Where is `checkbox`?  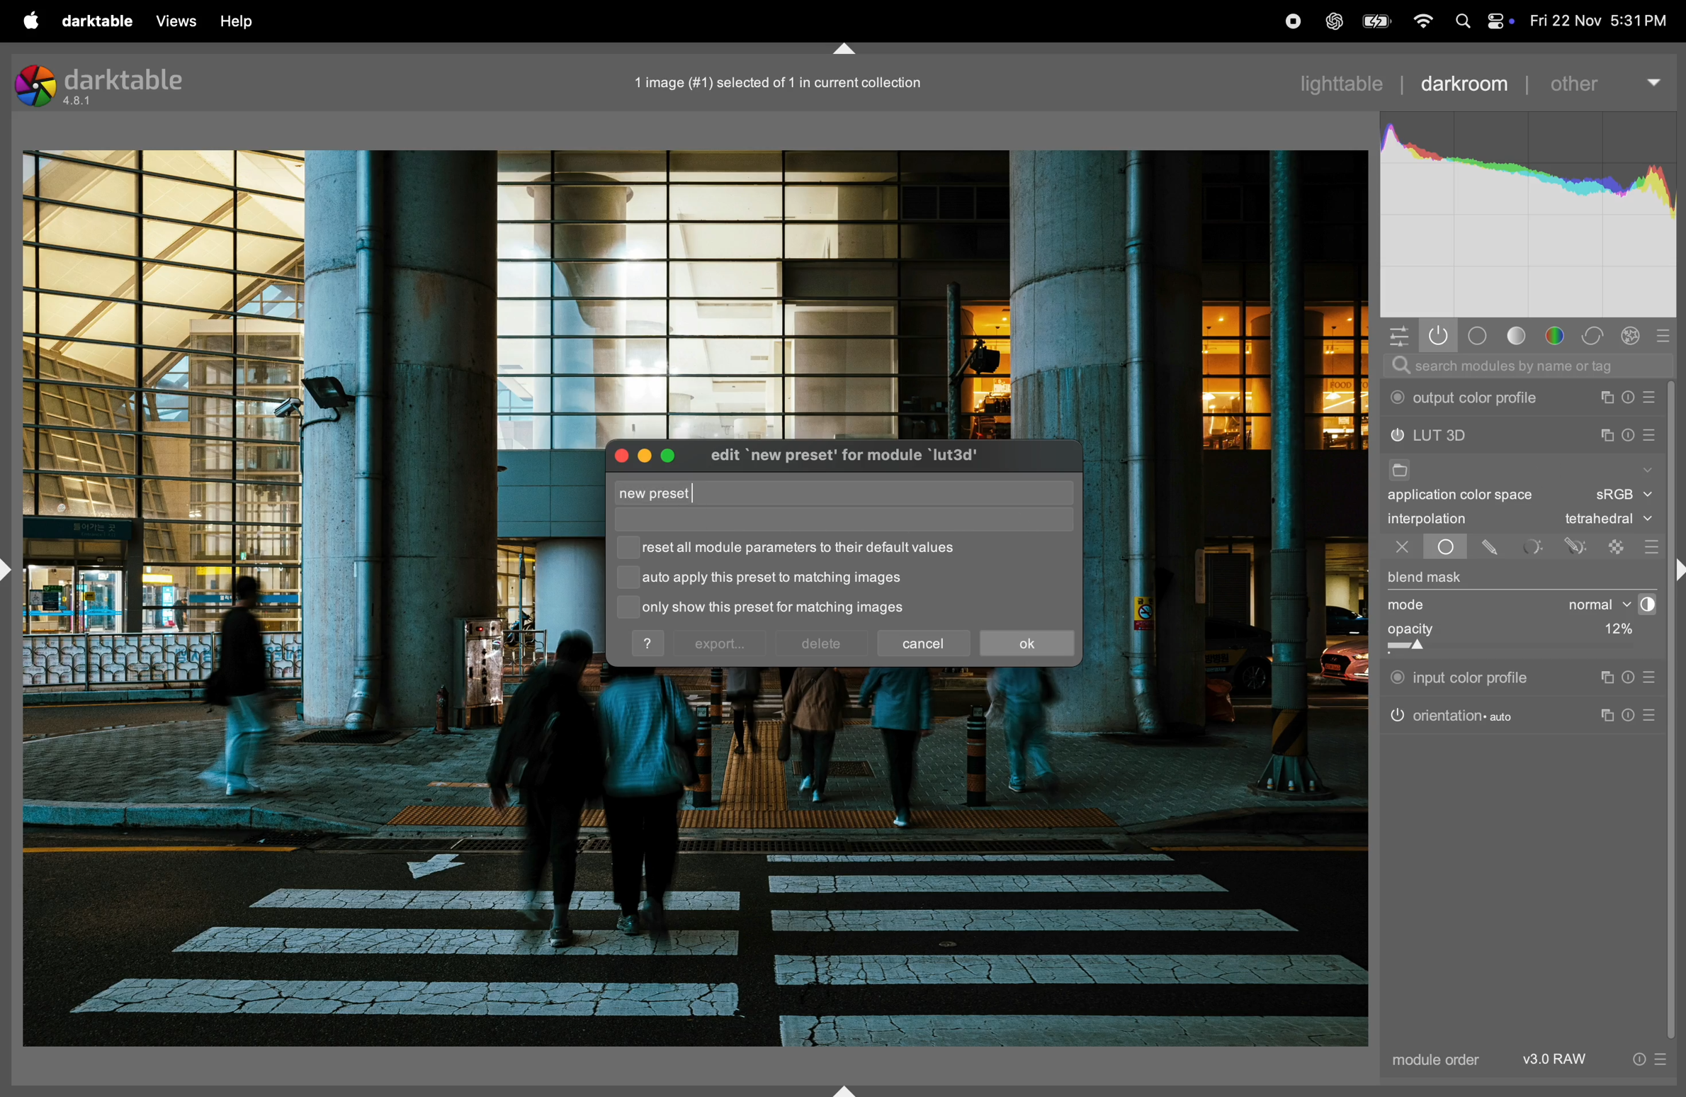 checkbox is located at coordinates (624, 607).